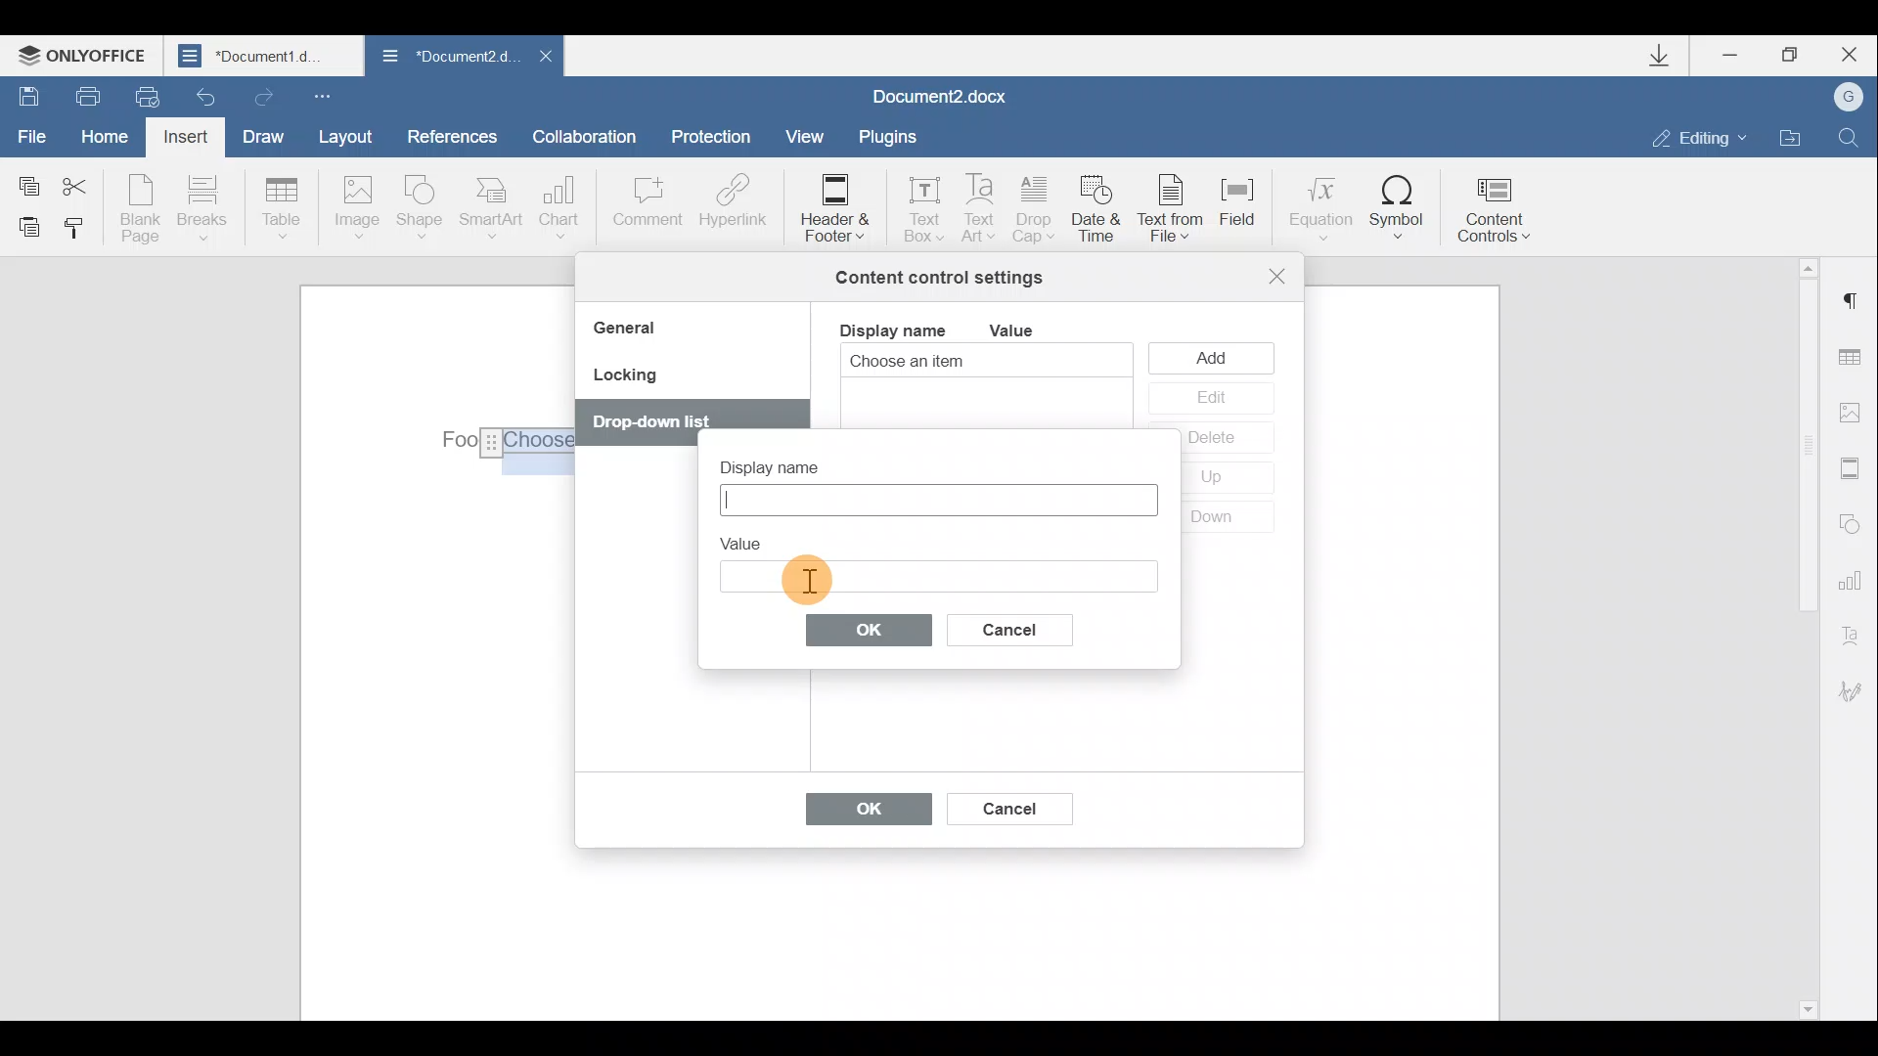 The height and width of the screenshot is (1056, 1878). What do you see at coordinates (188, 141) in the screenshot?
I see `Insert` at bounding box center [188, 141].